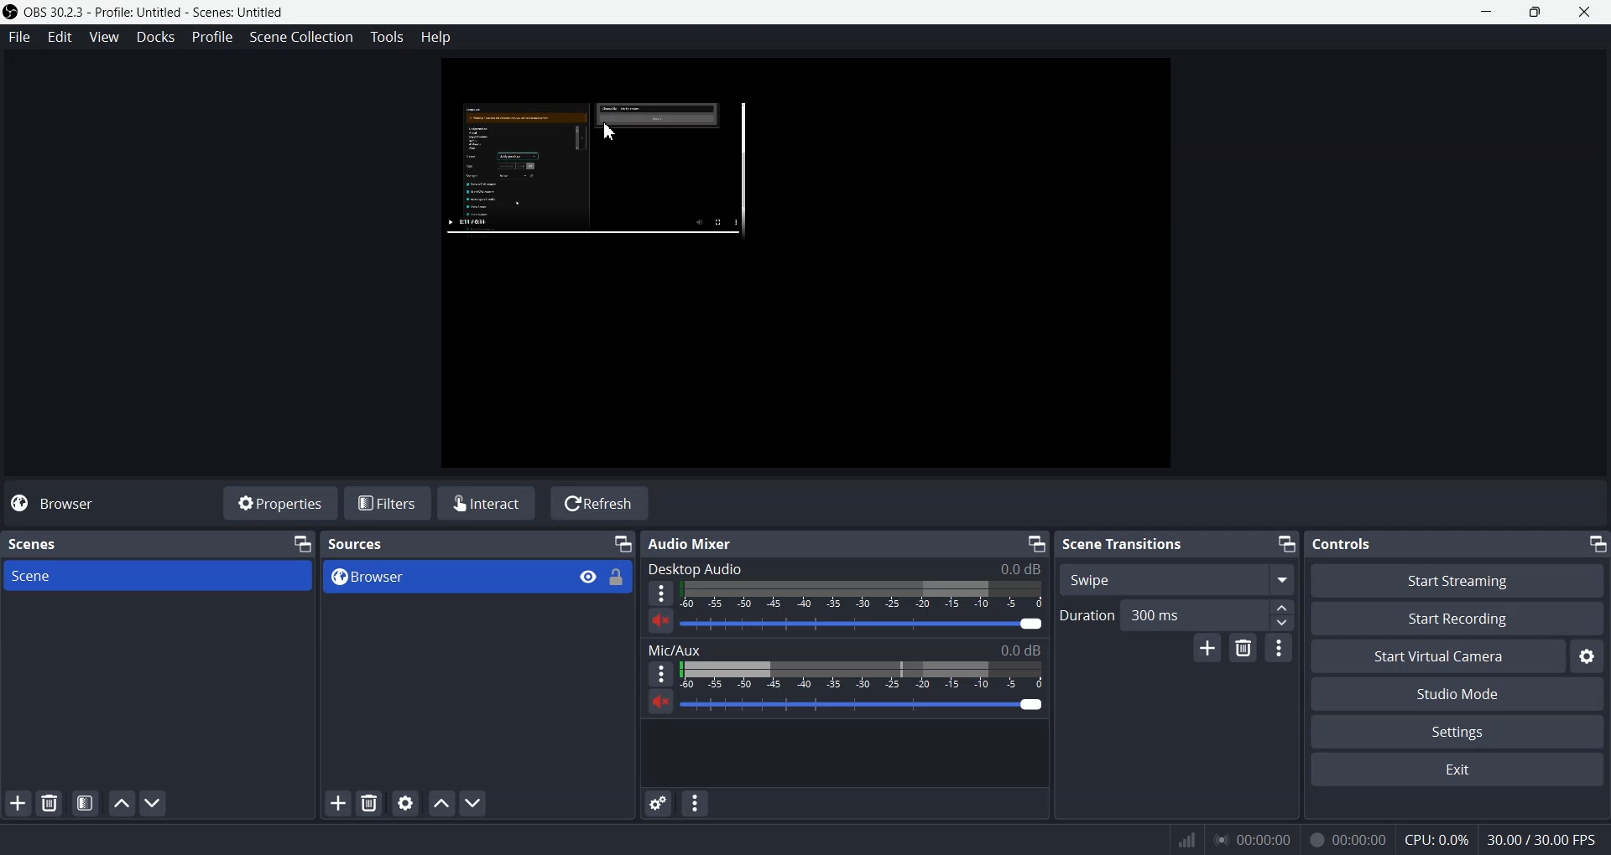  Describe the element at coordinates (1455, 771) in the screenshot. I see `Exit` at that location.